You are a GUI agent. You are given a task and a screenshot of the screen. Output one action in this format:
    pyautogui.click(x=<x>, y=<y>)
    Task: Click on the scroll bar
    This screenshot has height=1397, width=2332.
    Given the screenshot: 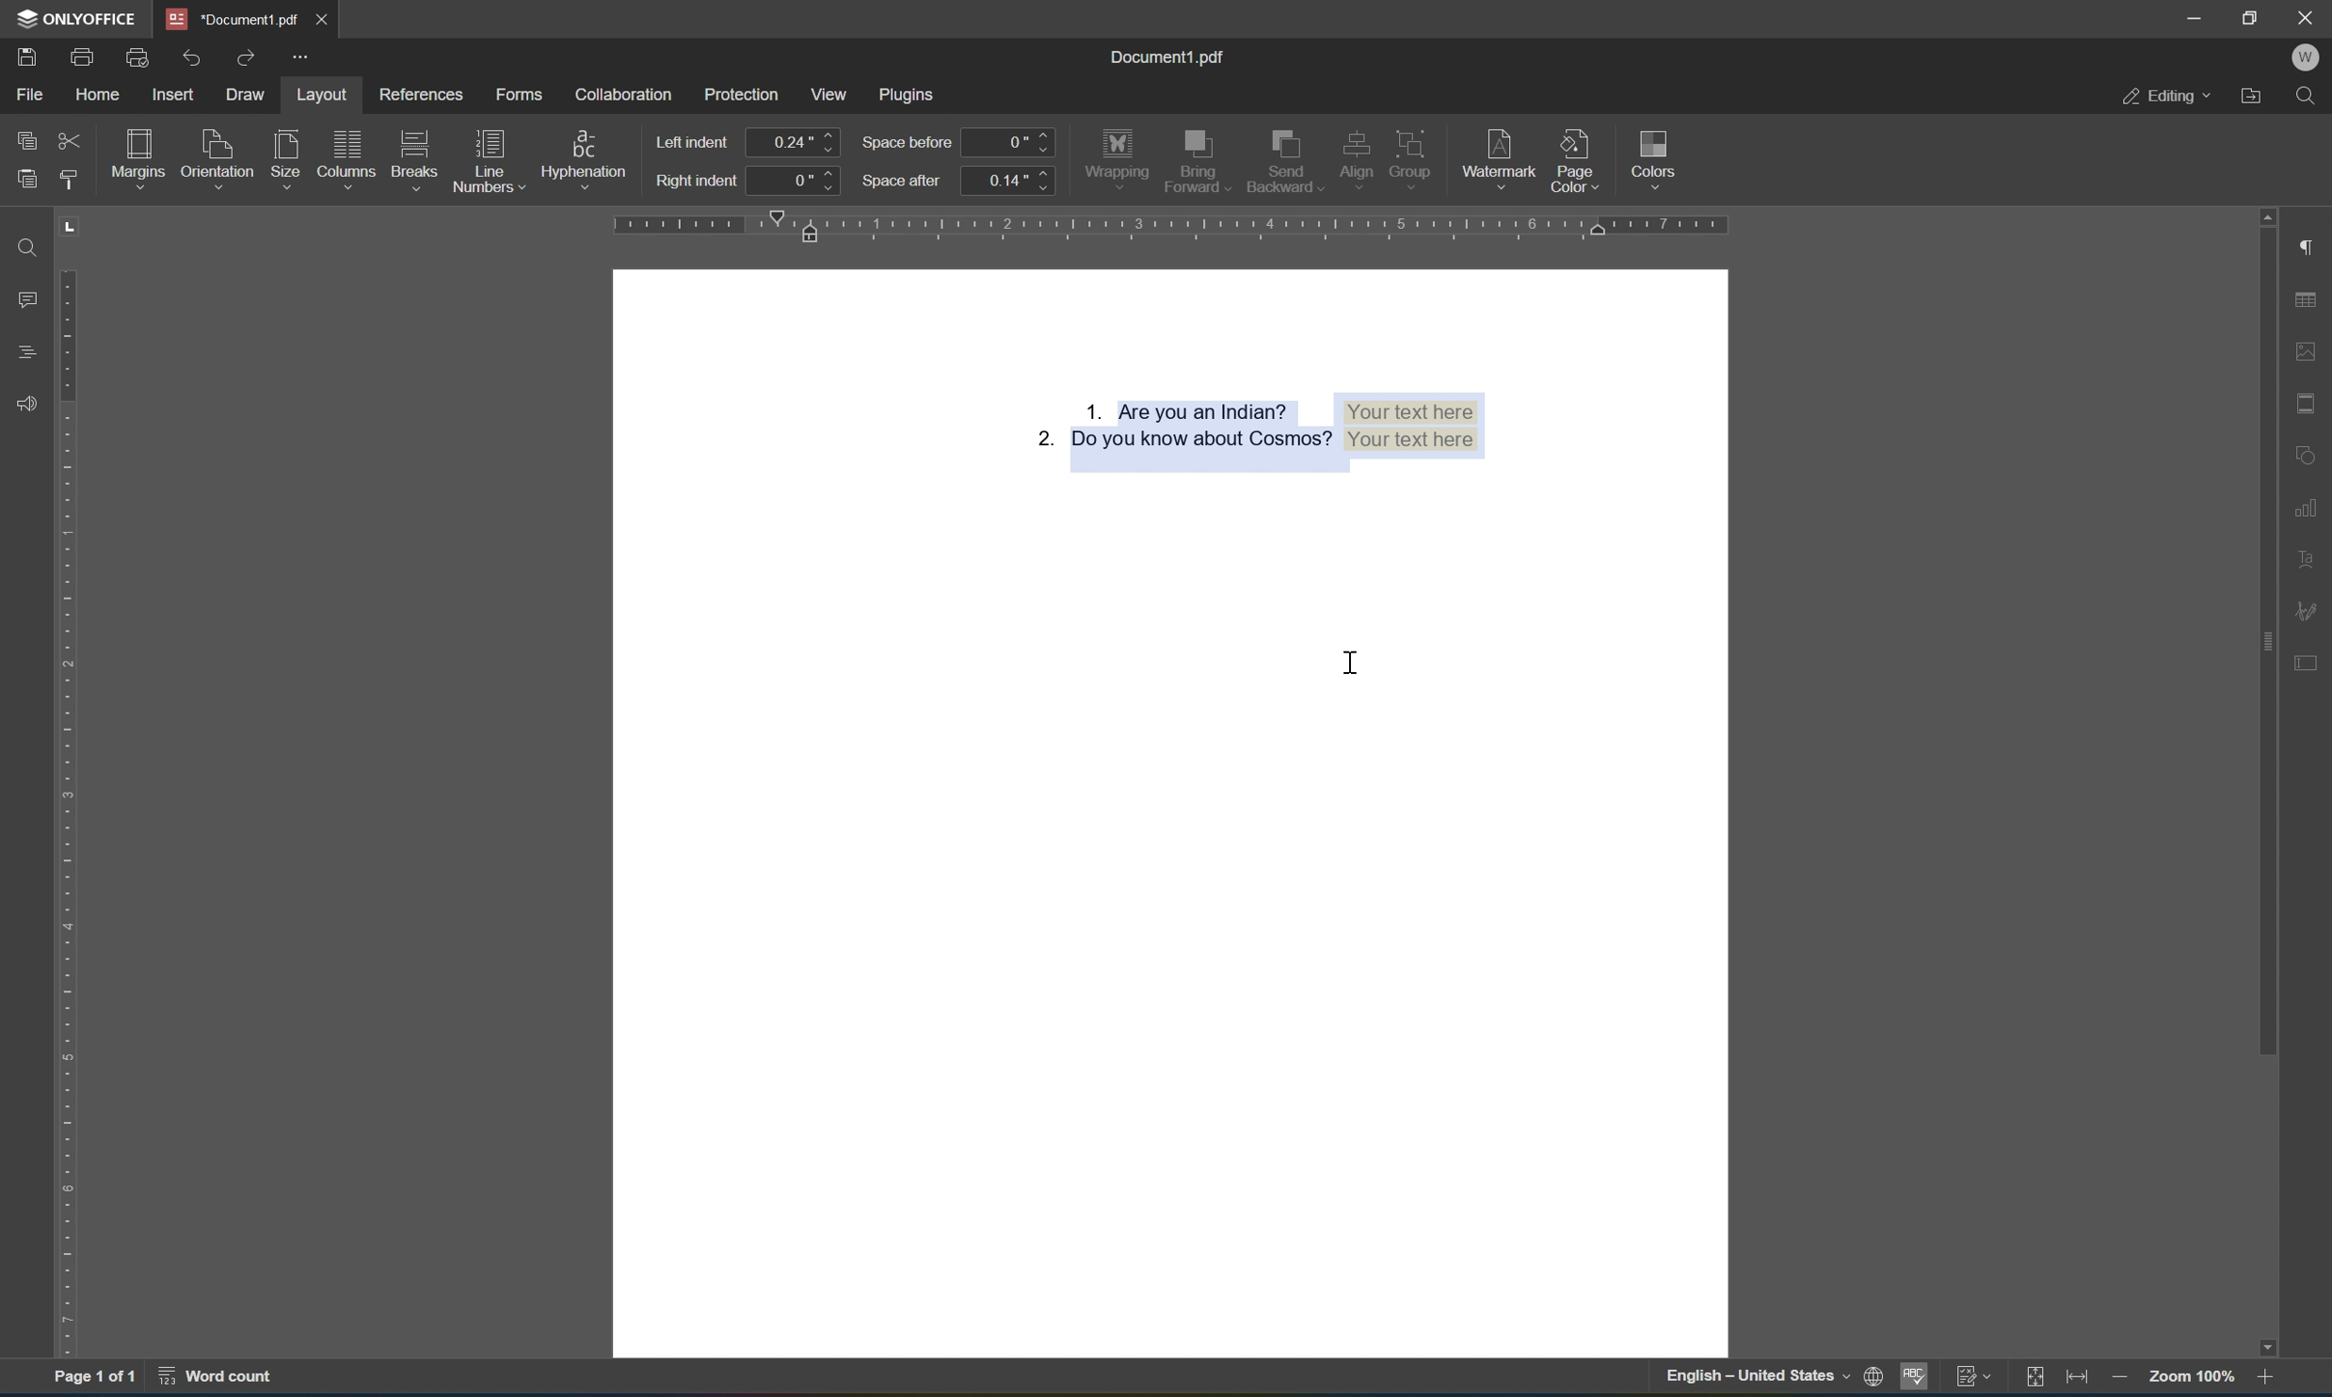 What is the action you would take?
    pyautogui.click(x=2270, y=632)
    